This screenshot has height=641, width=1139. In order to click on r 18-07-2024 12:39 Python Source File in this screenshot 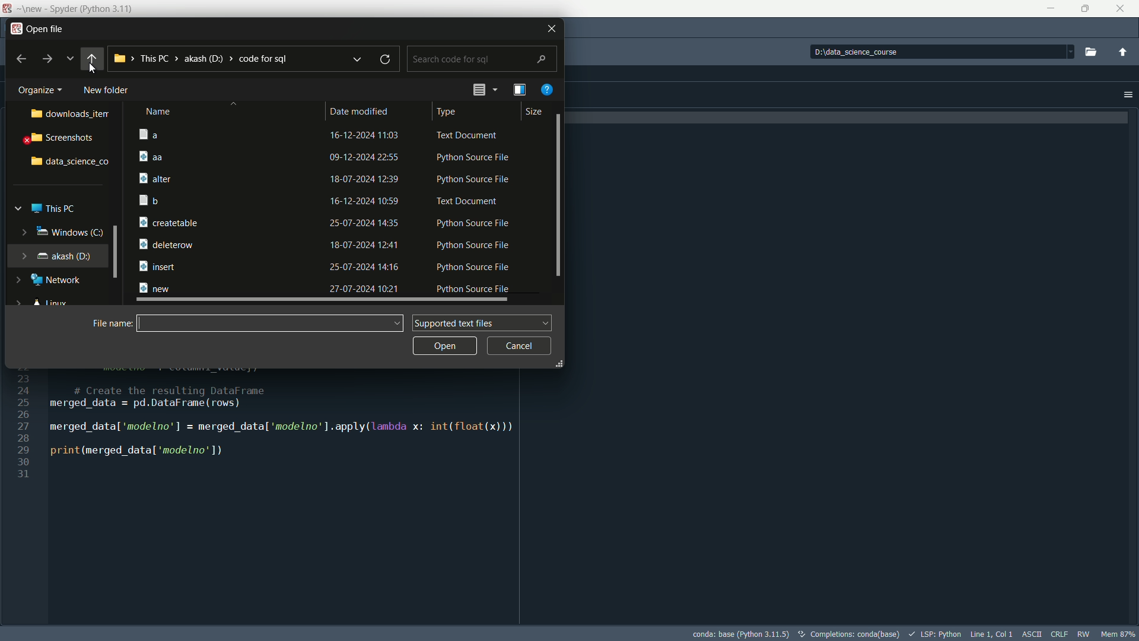, I will do `click(422, 179)`.